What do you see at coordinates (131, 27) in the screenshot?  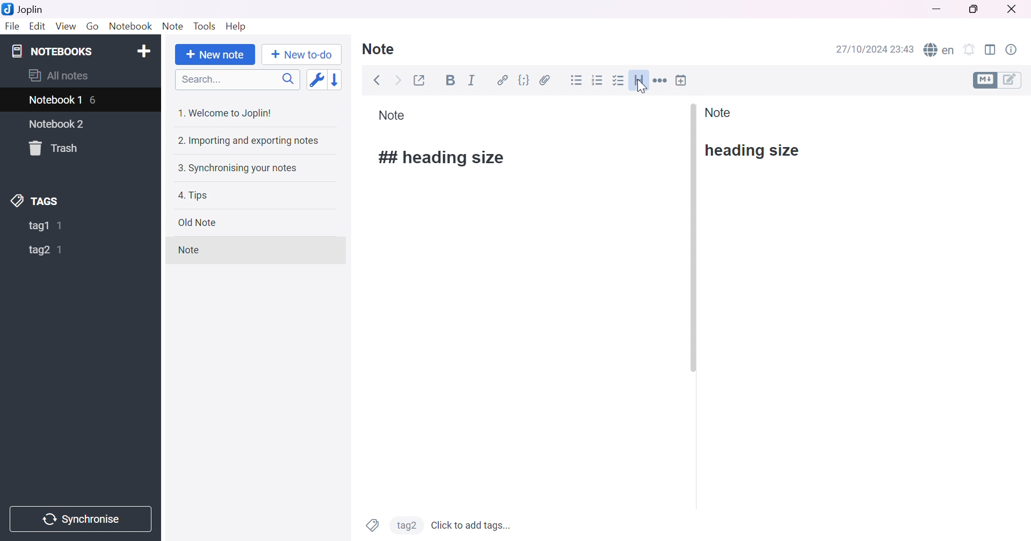 I see `Notebook` at bounding box center [131, 27].